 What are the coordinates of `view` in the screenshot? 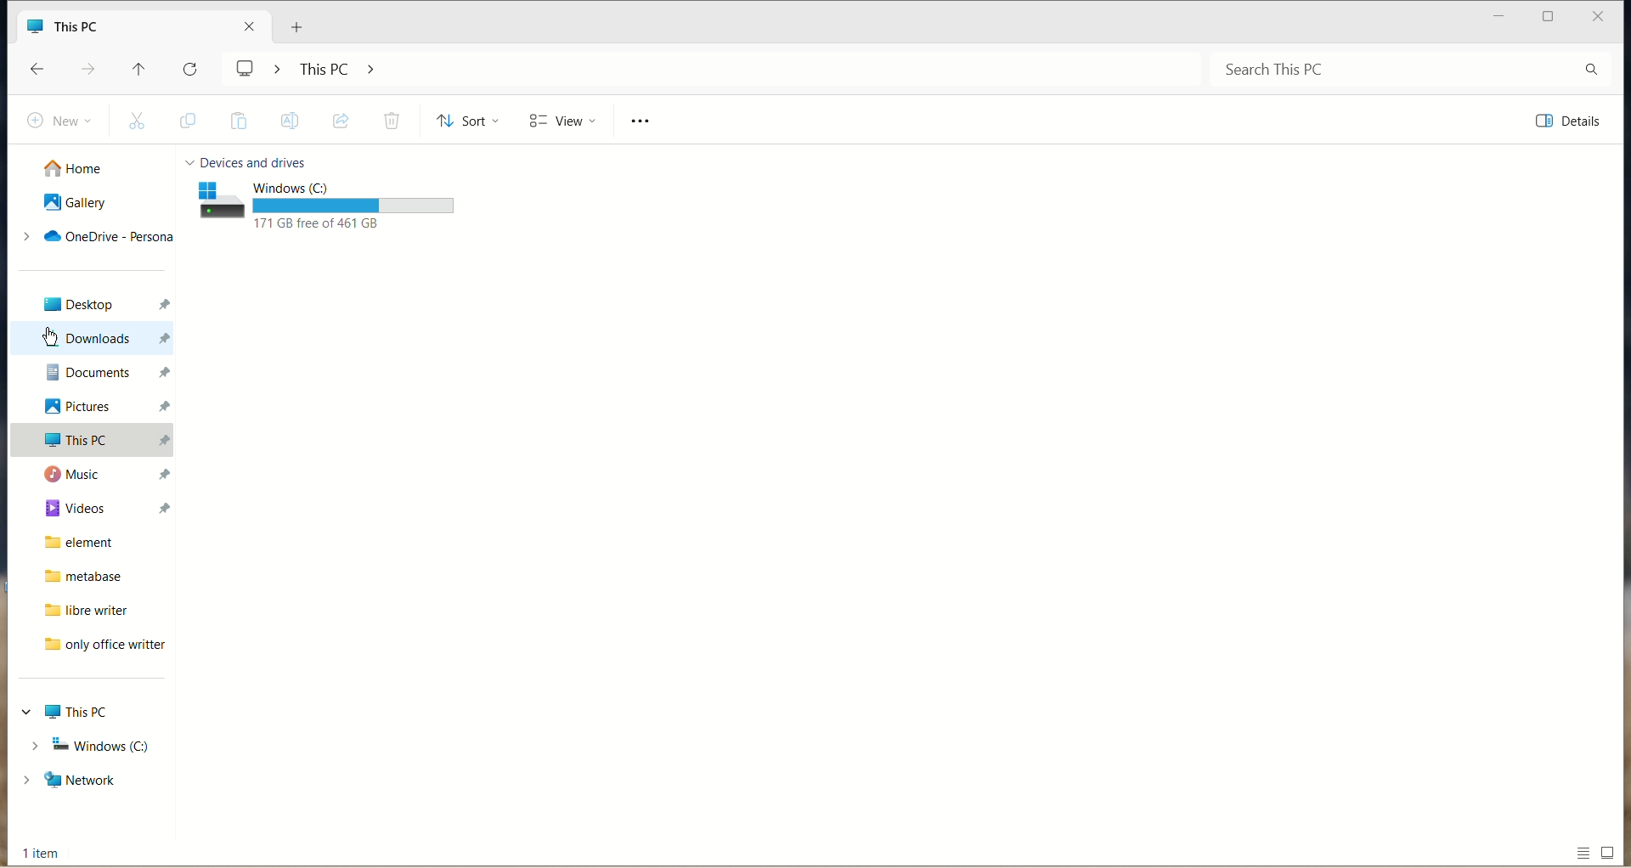 It's located at (561, 122).